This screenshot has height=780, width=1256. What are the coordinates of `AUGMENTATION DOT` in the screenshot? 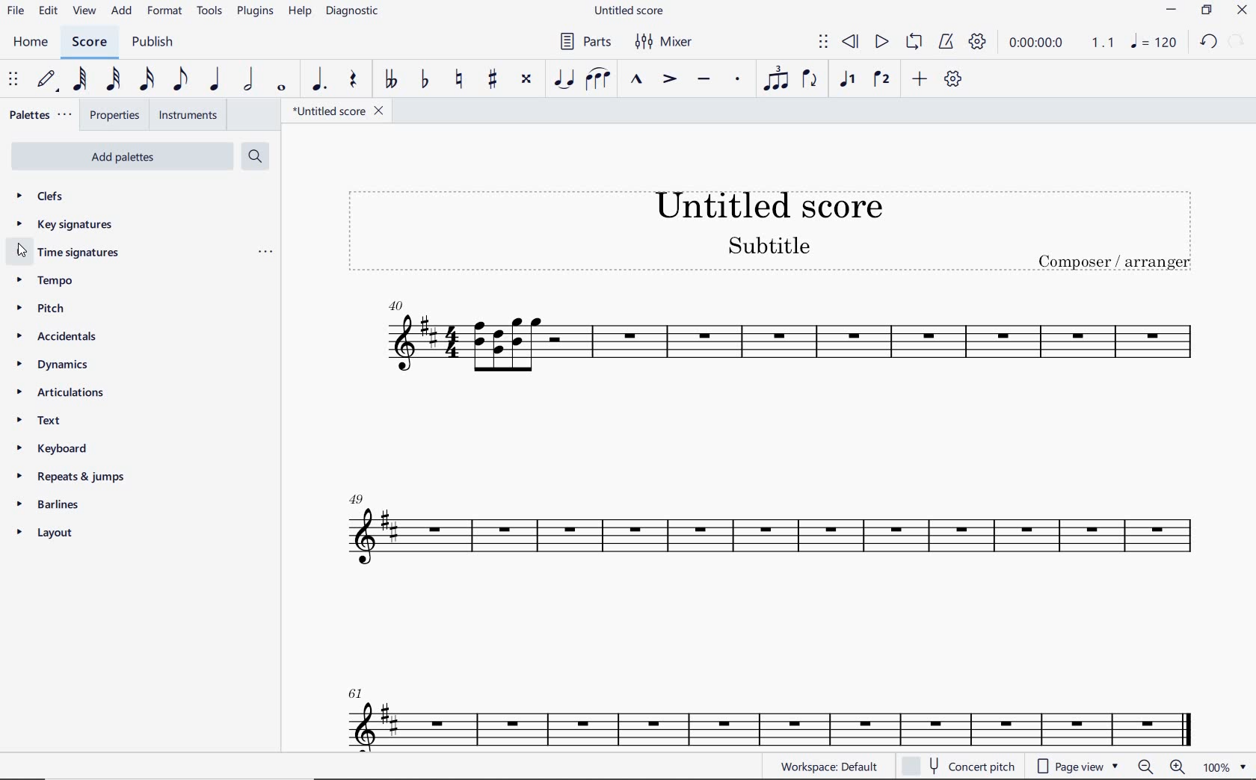 It's located at (318, 80).